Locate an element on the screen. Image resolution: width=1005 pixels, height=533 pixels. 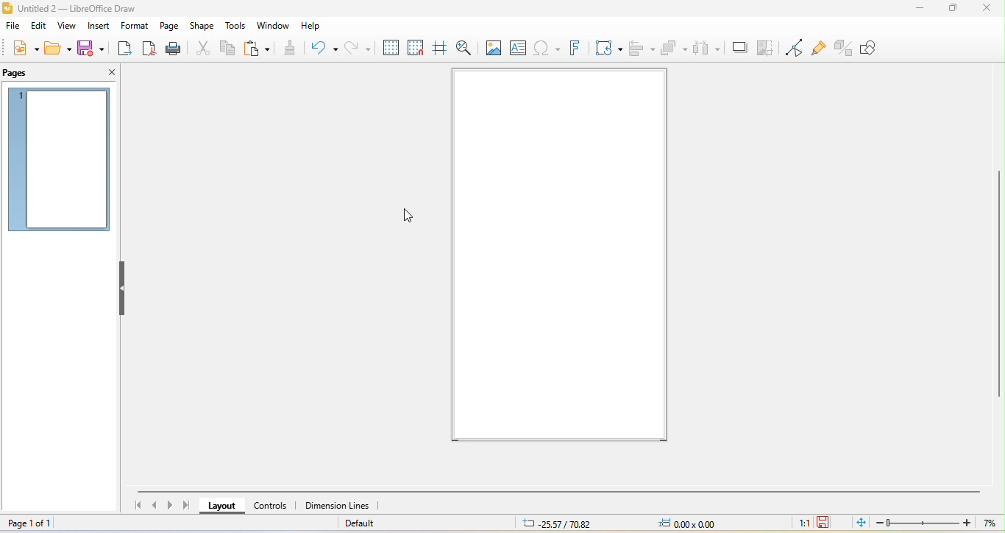
fontwork text is located at coordinates (580, 48).